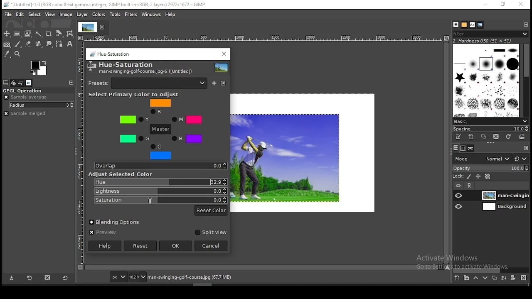 This screenshot has height=299, width=532. Describe the element at coordinates (50, 15) in the screenshot. I see `view` at that location.